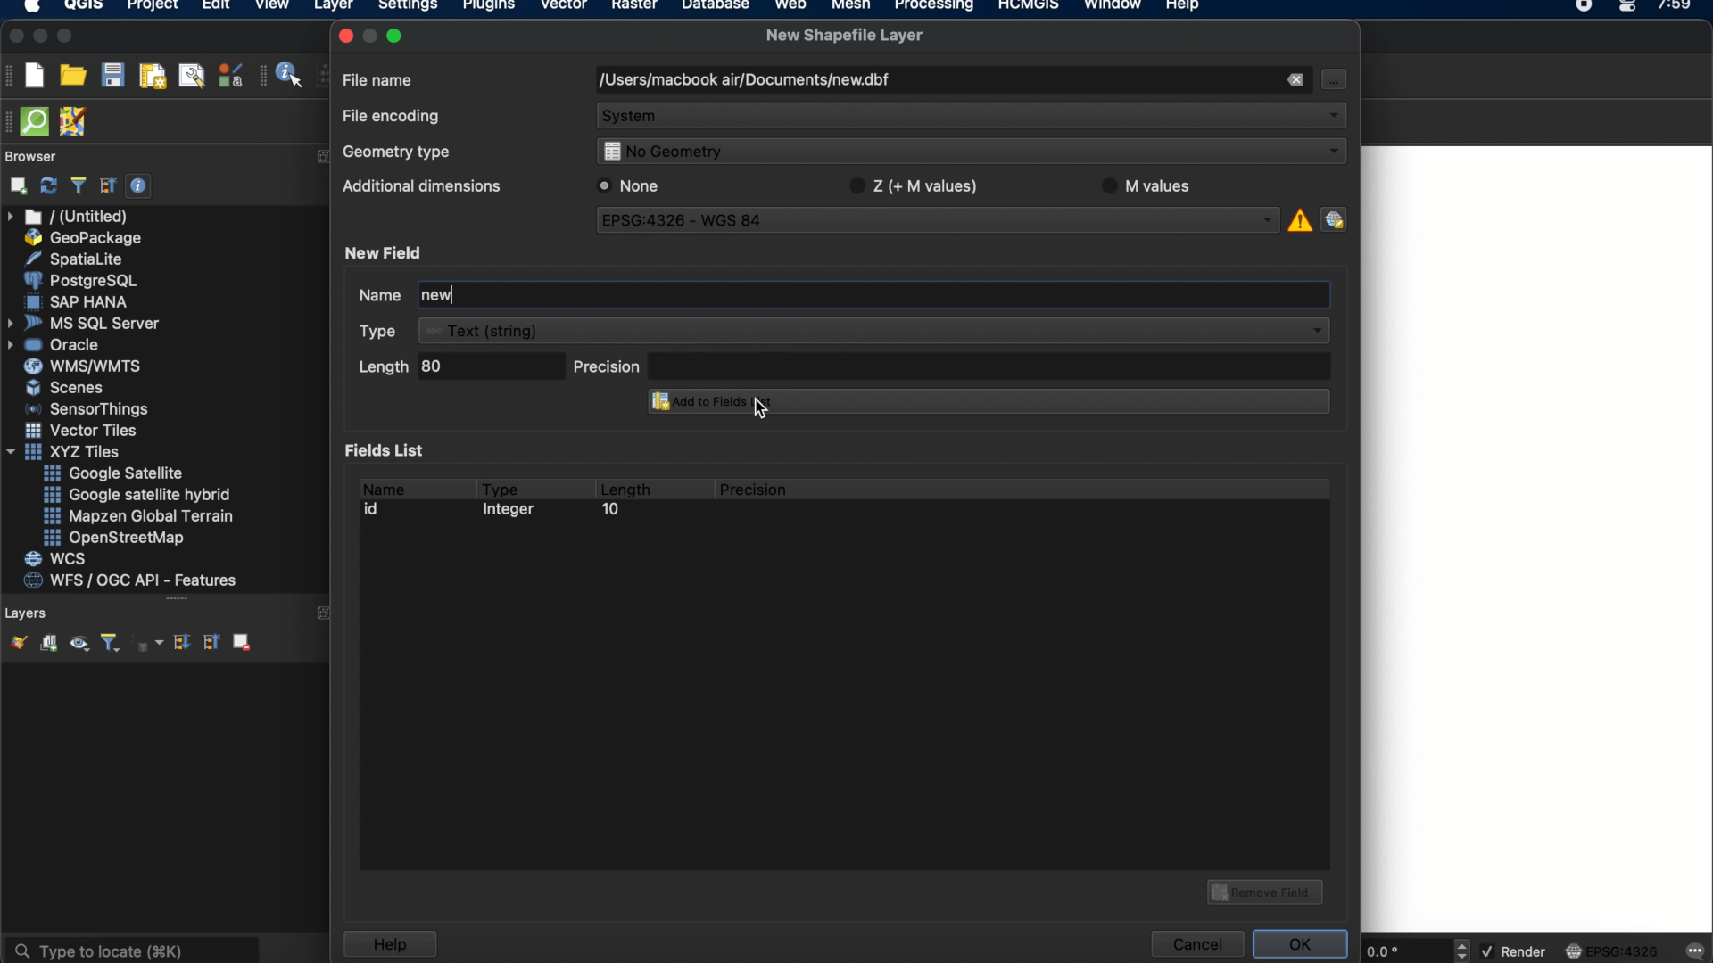 The height and width of the screenshot is (963, 1713). What do you see at coordinates (240, 641) in the screenshot?
I see `remove layer group` at bounding box center [240, 641].